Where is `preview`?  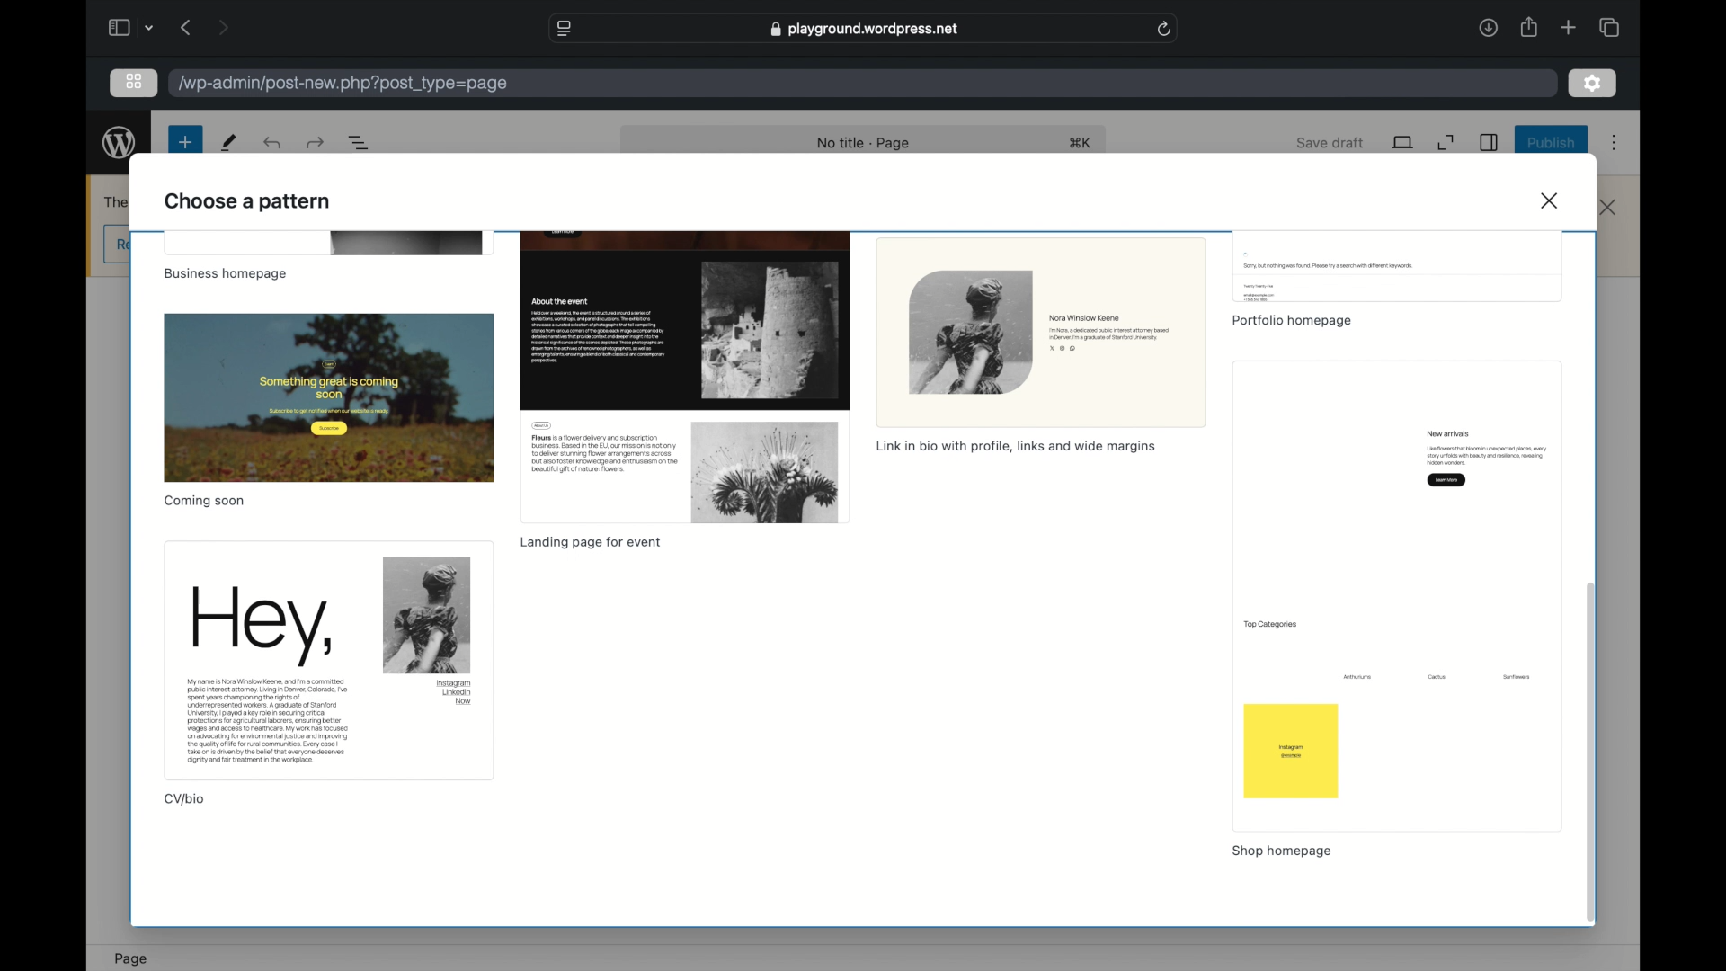
preview is located at coordinates (686, 376).